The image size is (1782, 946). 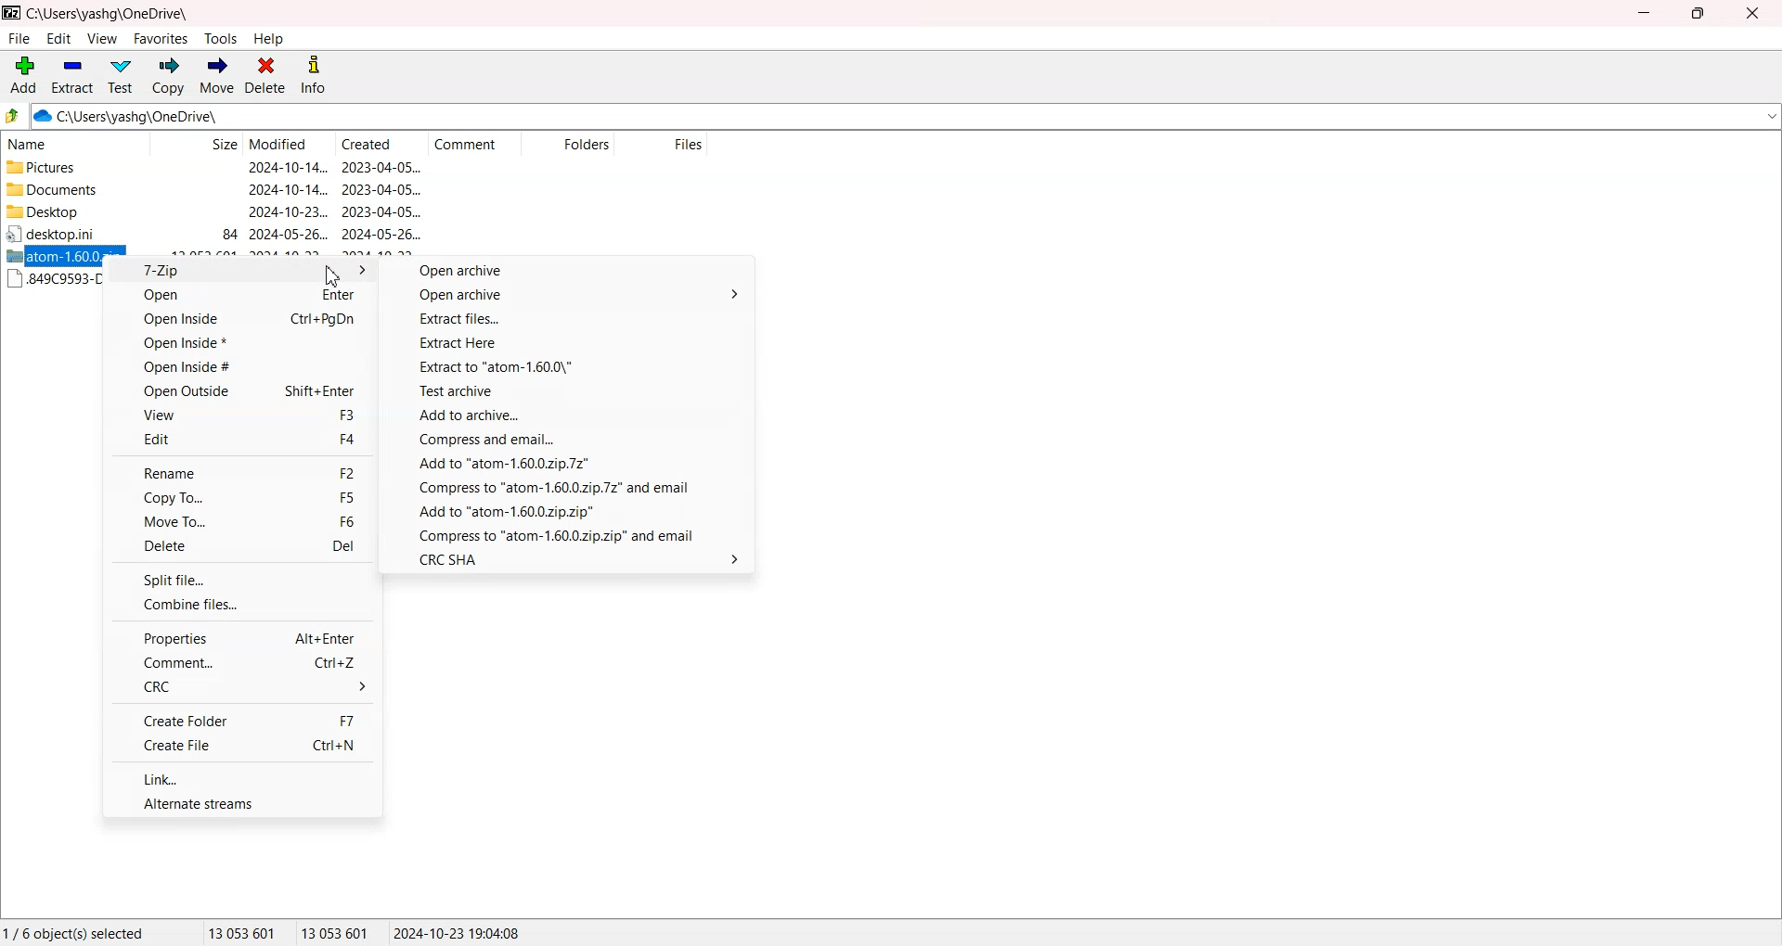 I want to click on Move, so click(x=216, y=76).